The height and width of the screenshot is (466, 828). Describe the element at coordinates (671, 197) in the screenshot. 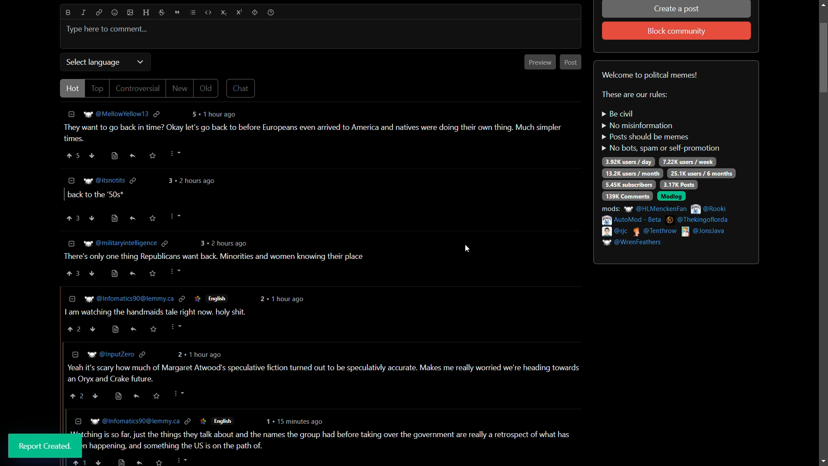

I see `modlog` at that location.